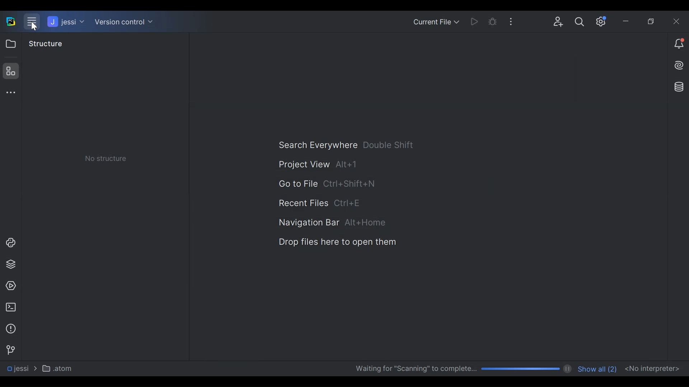  I want to click on Drop Files here, so click(323, 243).